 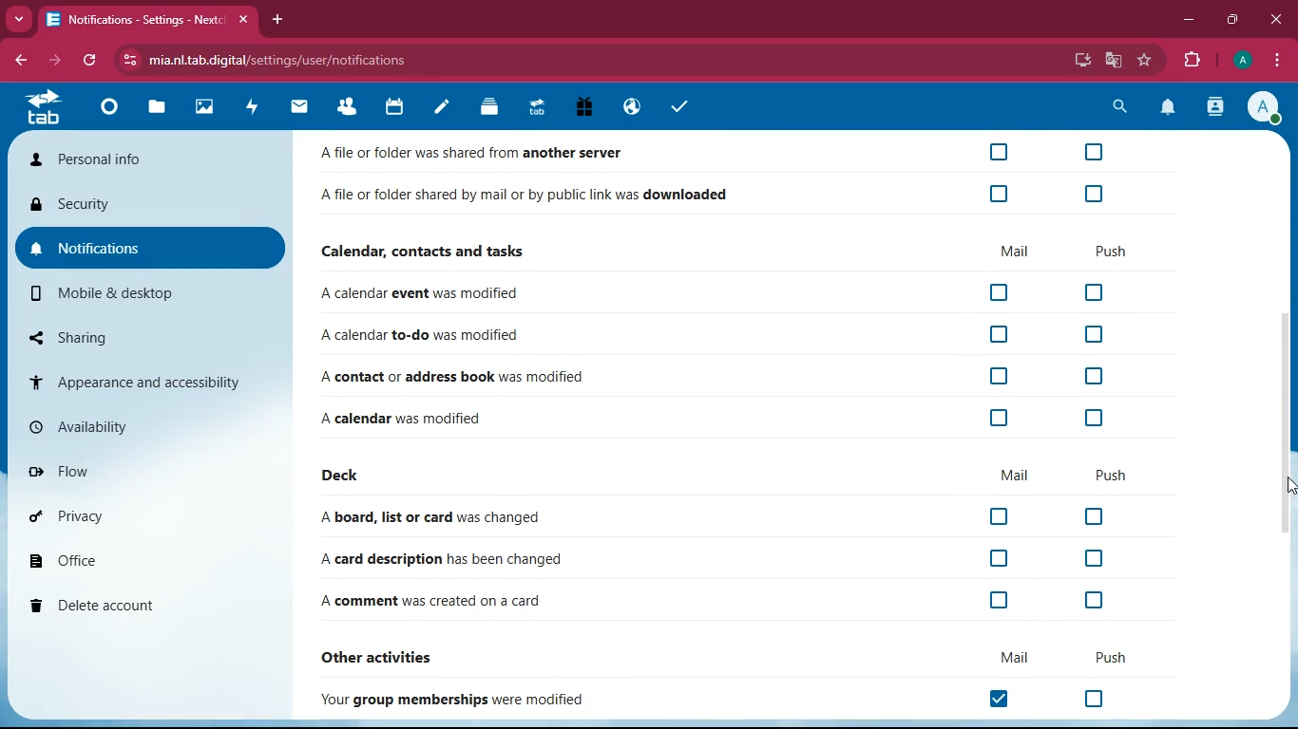 What do you see at coordinates (1092, 602) in the screenshot?
I see `off` at bounding box center [1092, 602].